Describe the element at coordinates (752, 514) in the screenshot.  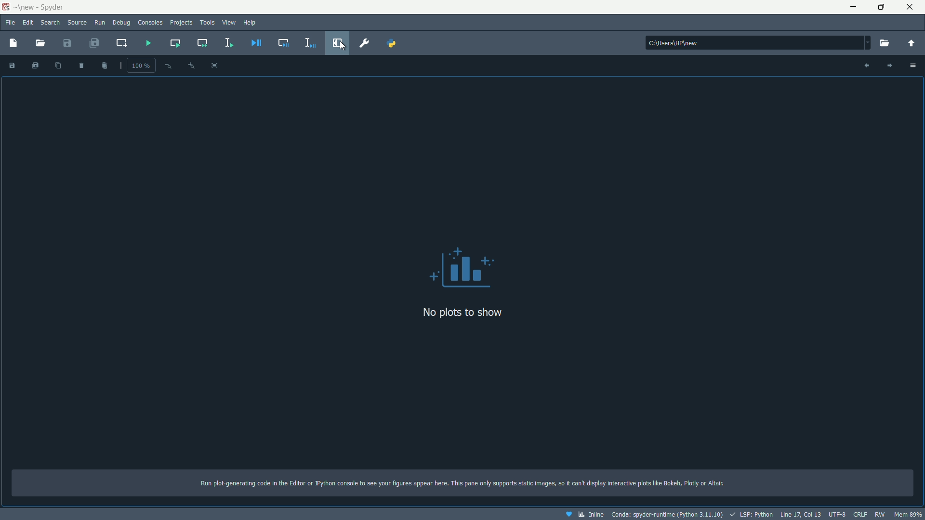
I see `LSP:Python` at that location.